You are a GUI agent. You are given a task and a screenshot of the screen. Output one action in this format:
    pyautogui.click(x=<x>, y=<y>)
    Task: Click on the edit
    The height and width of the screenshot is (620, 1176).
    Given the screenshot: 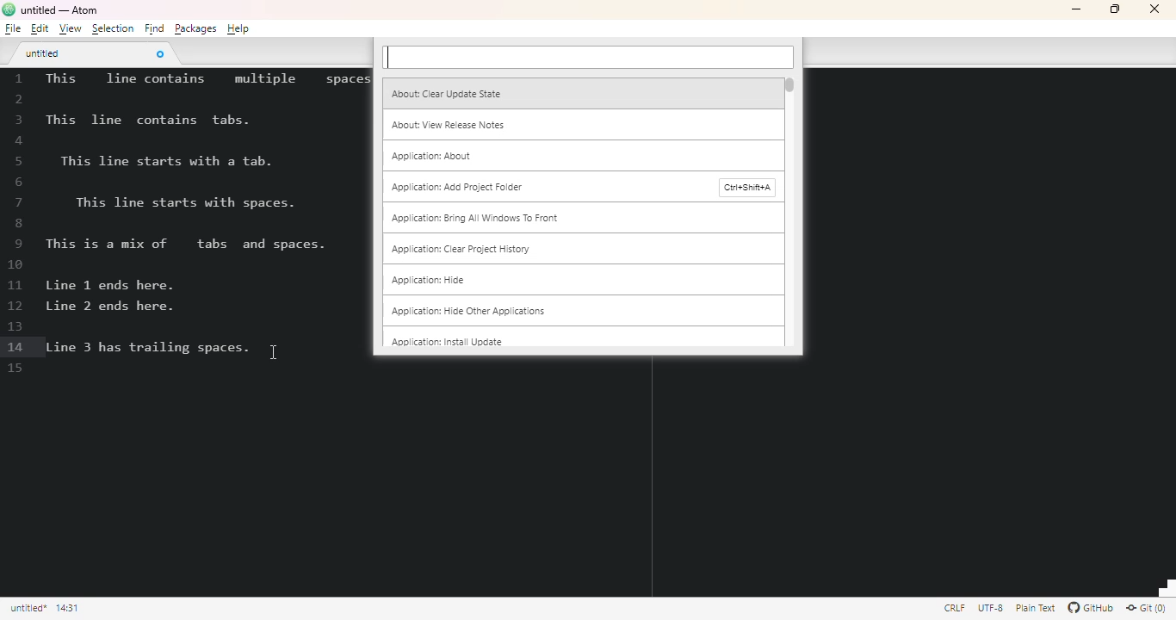 What is the action you would take?
    pyautogui.click(x=39, y=28)
    